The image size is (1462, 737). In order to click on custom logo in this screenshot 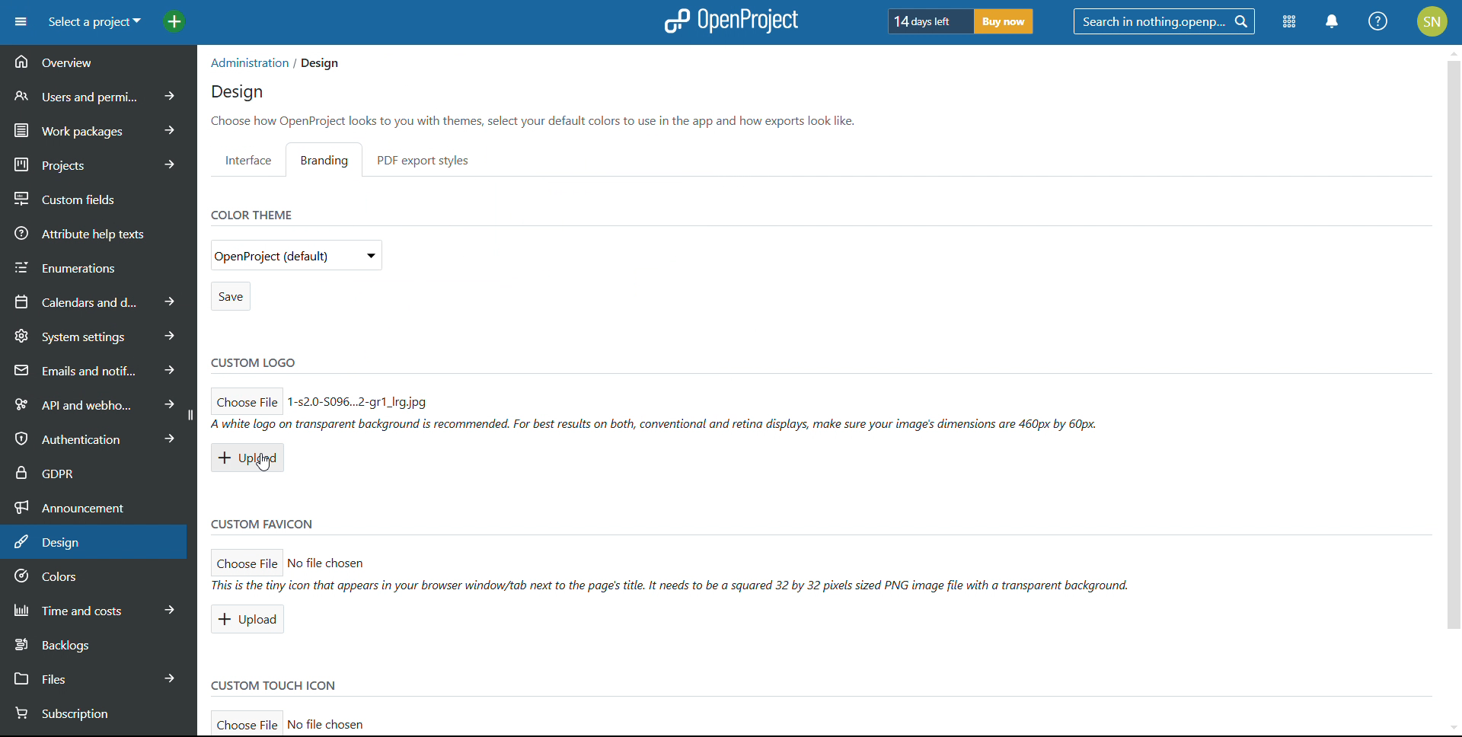, I will do `click(254, 361)`.